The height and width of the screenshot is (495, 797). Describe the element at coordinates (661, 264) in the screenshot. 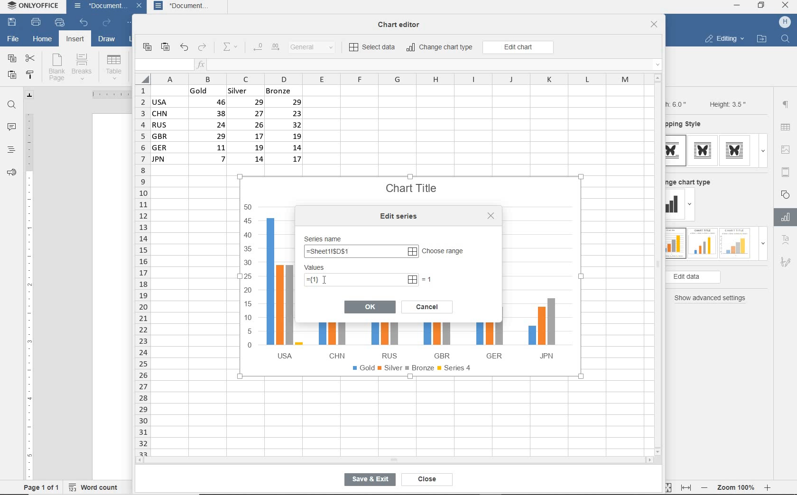

I see `vertical scroll bar` at that location.